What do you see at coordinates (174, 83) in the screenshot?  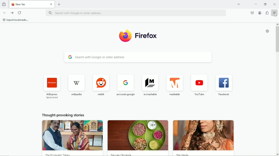 I see `mashable` at bounding box center [174, 83].